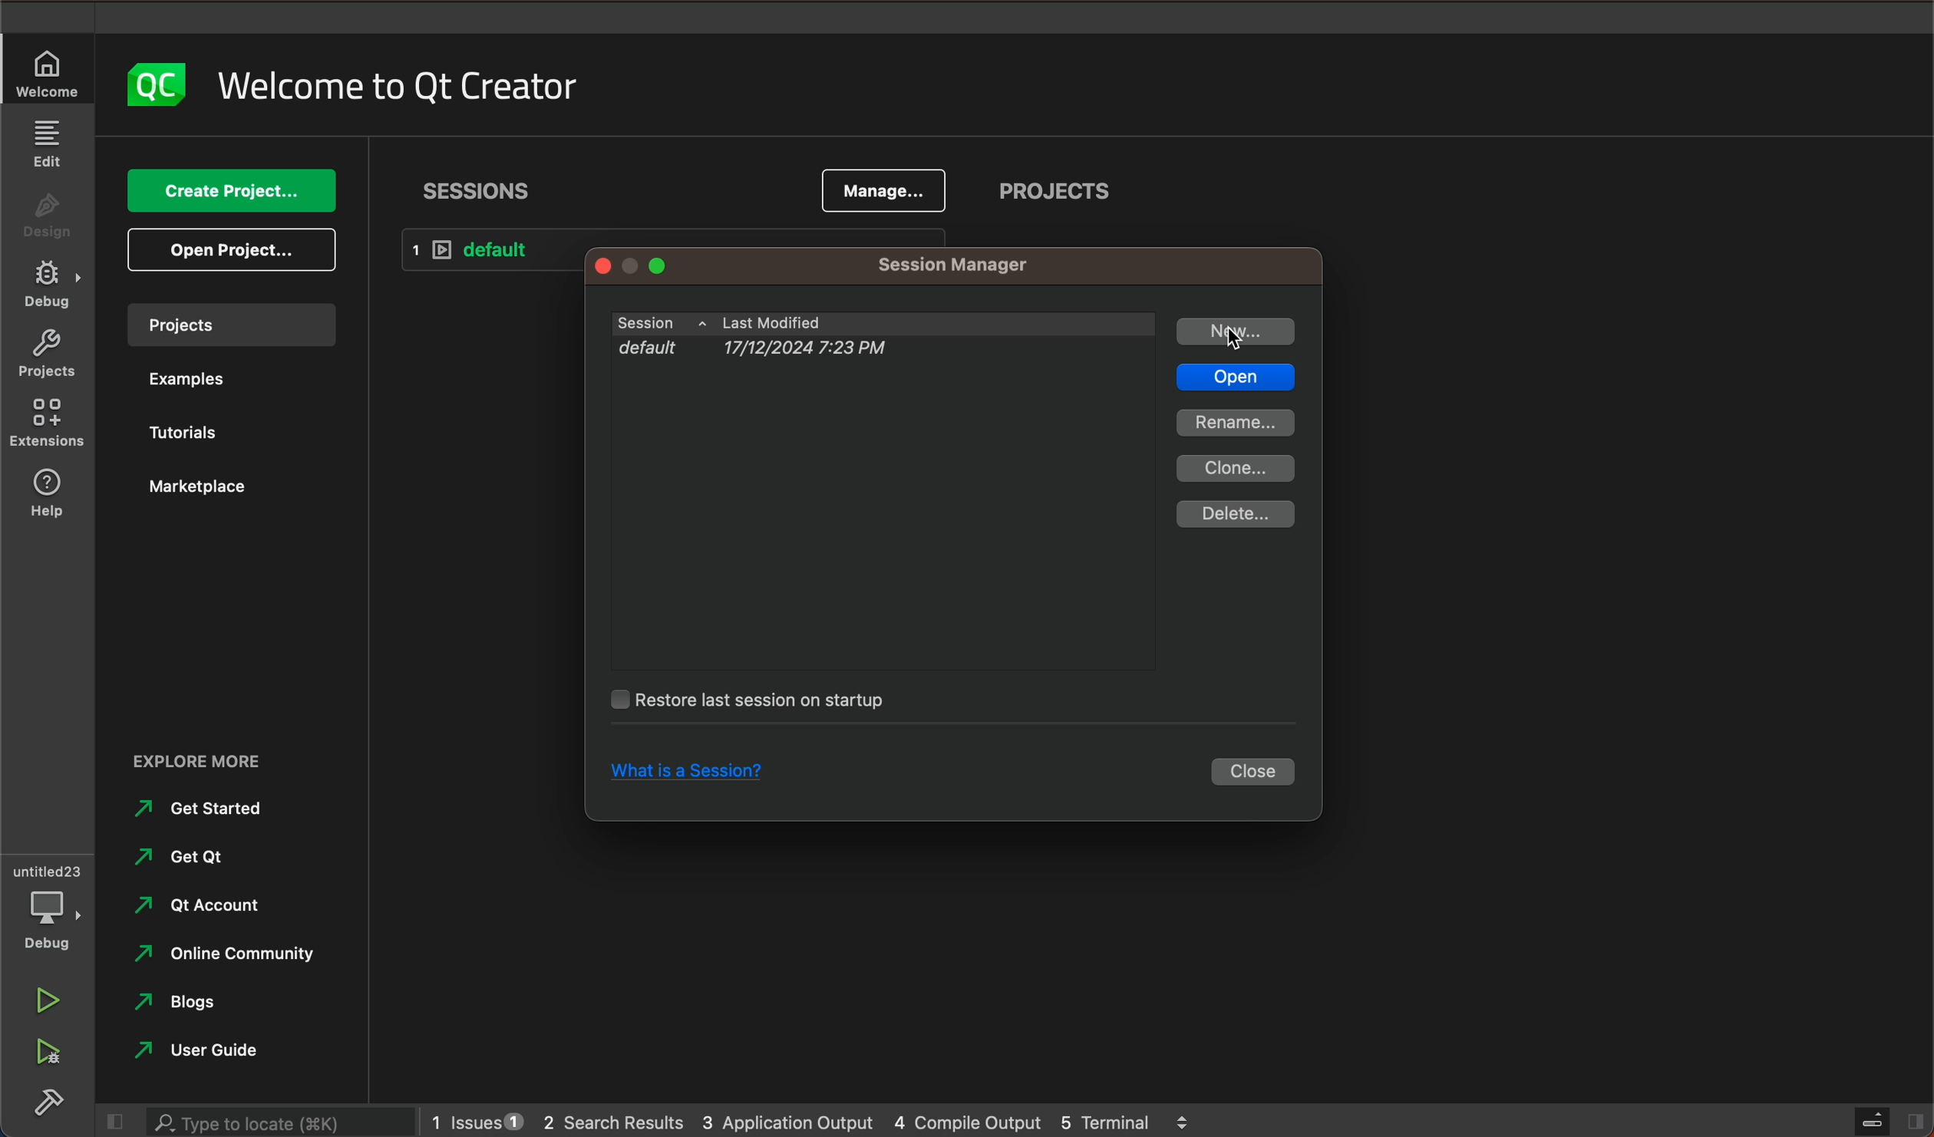  Describe the element at coordinates (48, 1104) in the screenshot. I see `build` at that location.